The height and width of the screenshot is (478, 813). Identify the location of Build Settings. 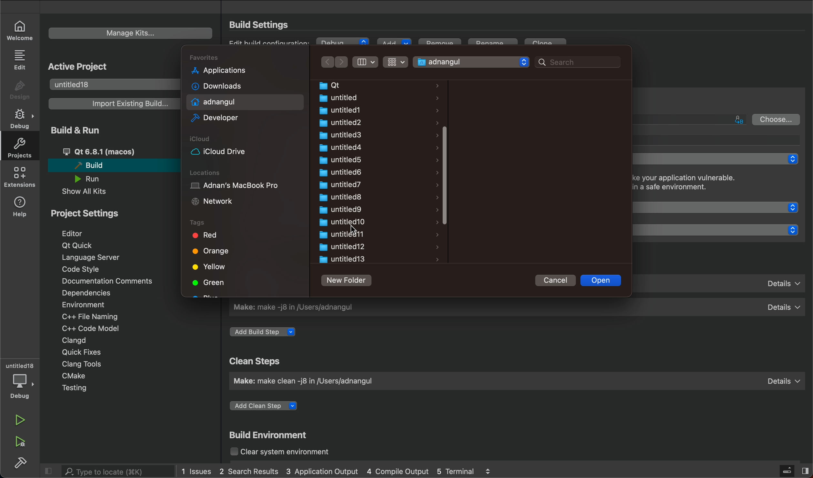
(261, 25).